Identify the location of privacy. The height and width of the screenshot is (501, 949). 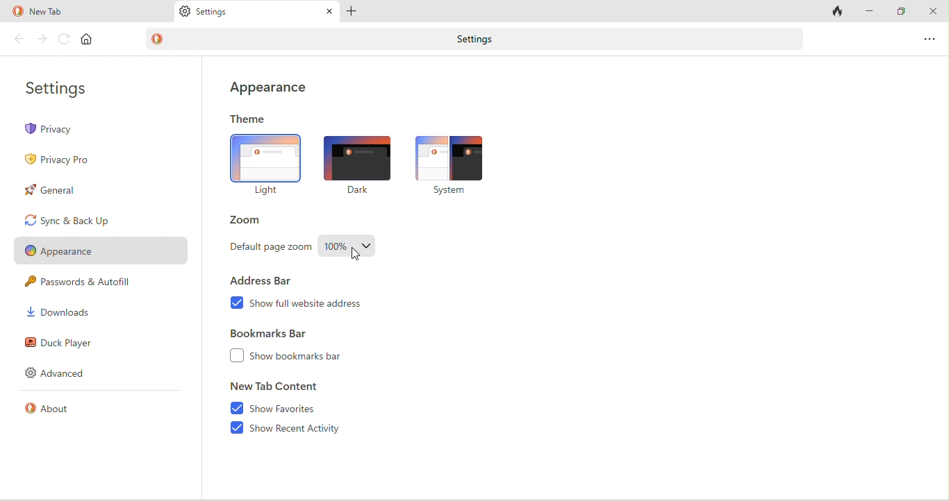
(102, 129).